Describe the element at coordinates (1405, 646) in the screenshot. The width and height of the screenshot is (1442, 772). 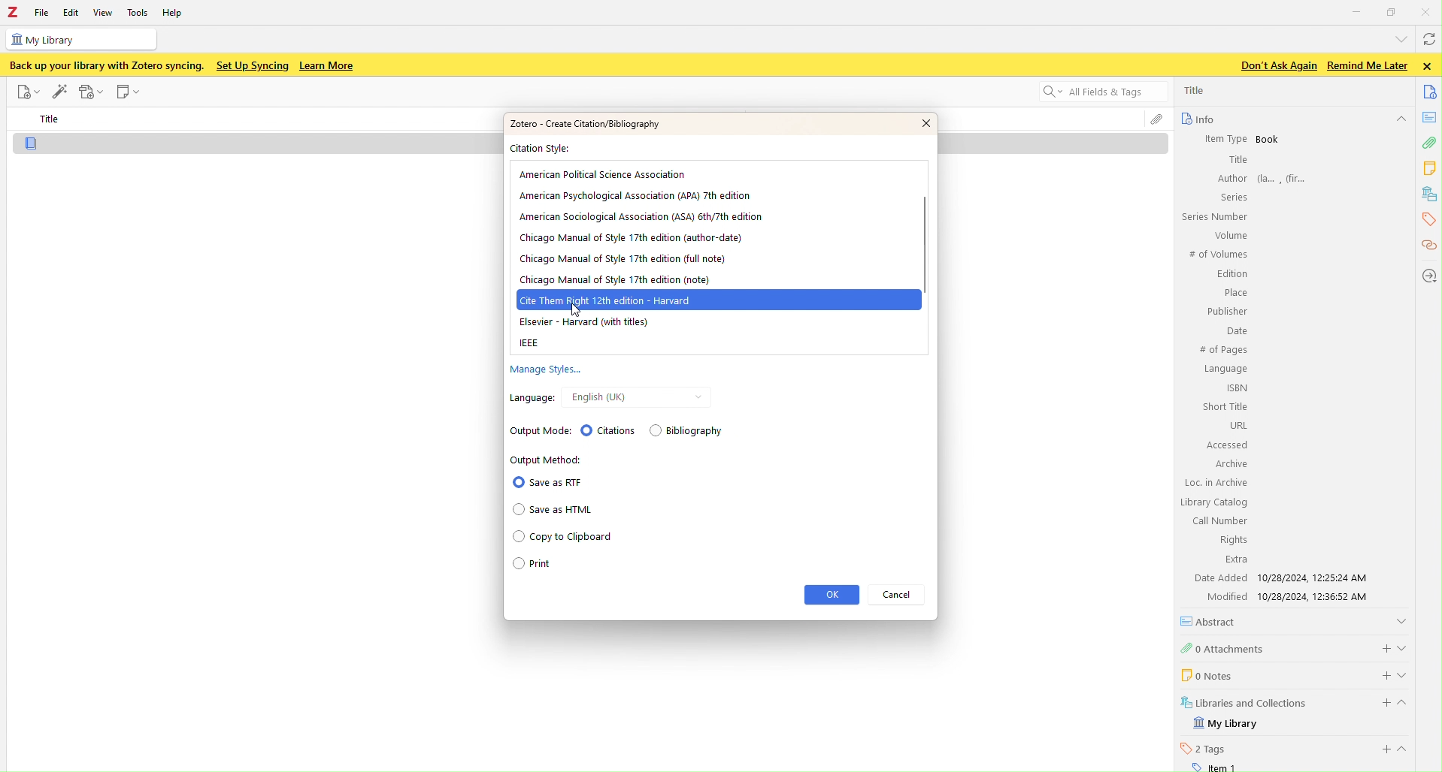
I see `show` at that location.